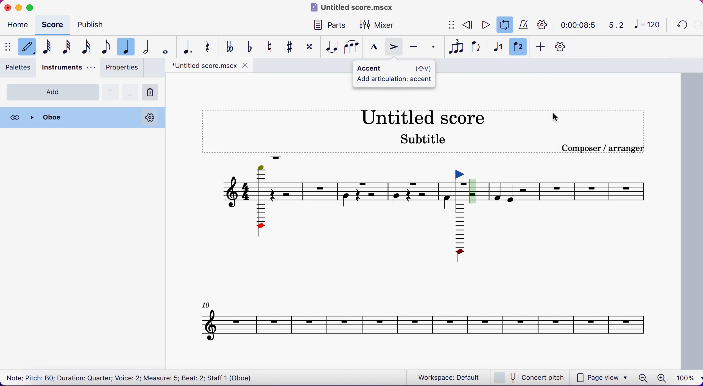  Describe the element at coordinates (643, 377) in the screenshot. I see `zoom out` at that location.